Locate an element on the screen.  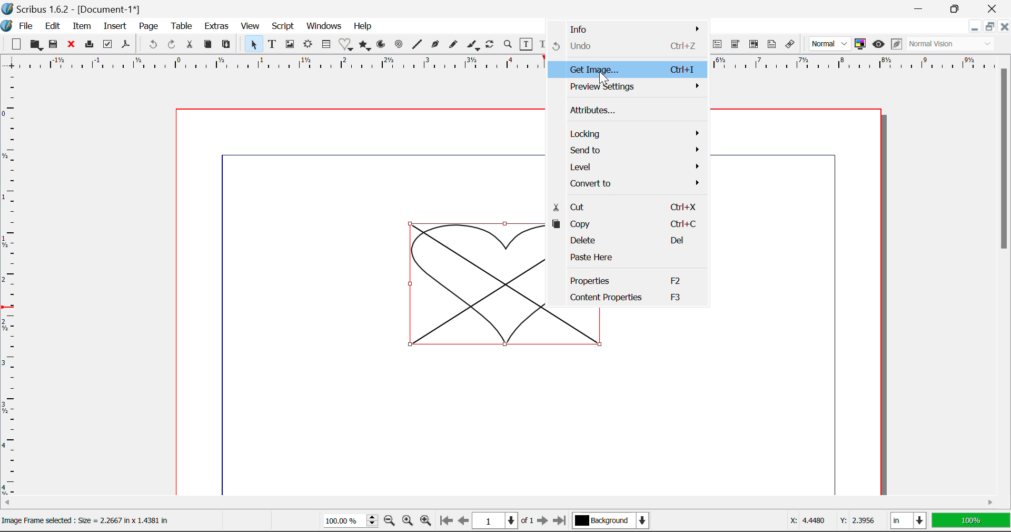
Line is located at coordinates (418, 45).